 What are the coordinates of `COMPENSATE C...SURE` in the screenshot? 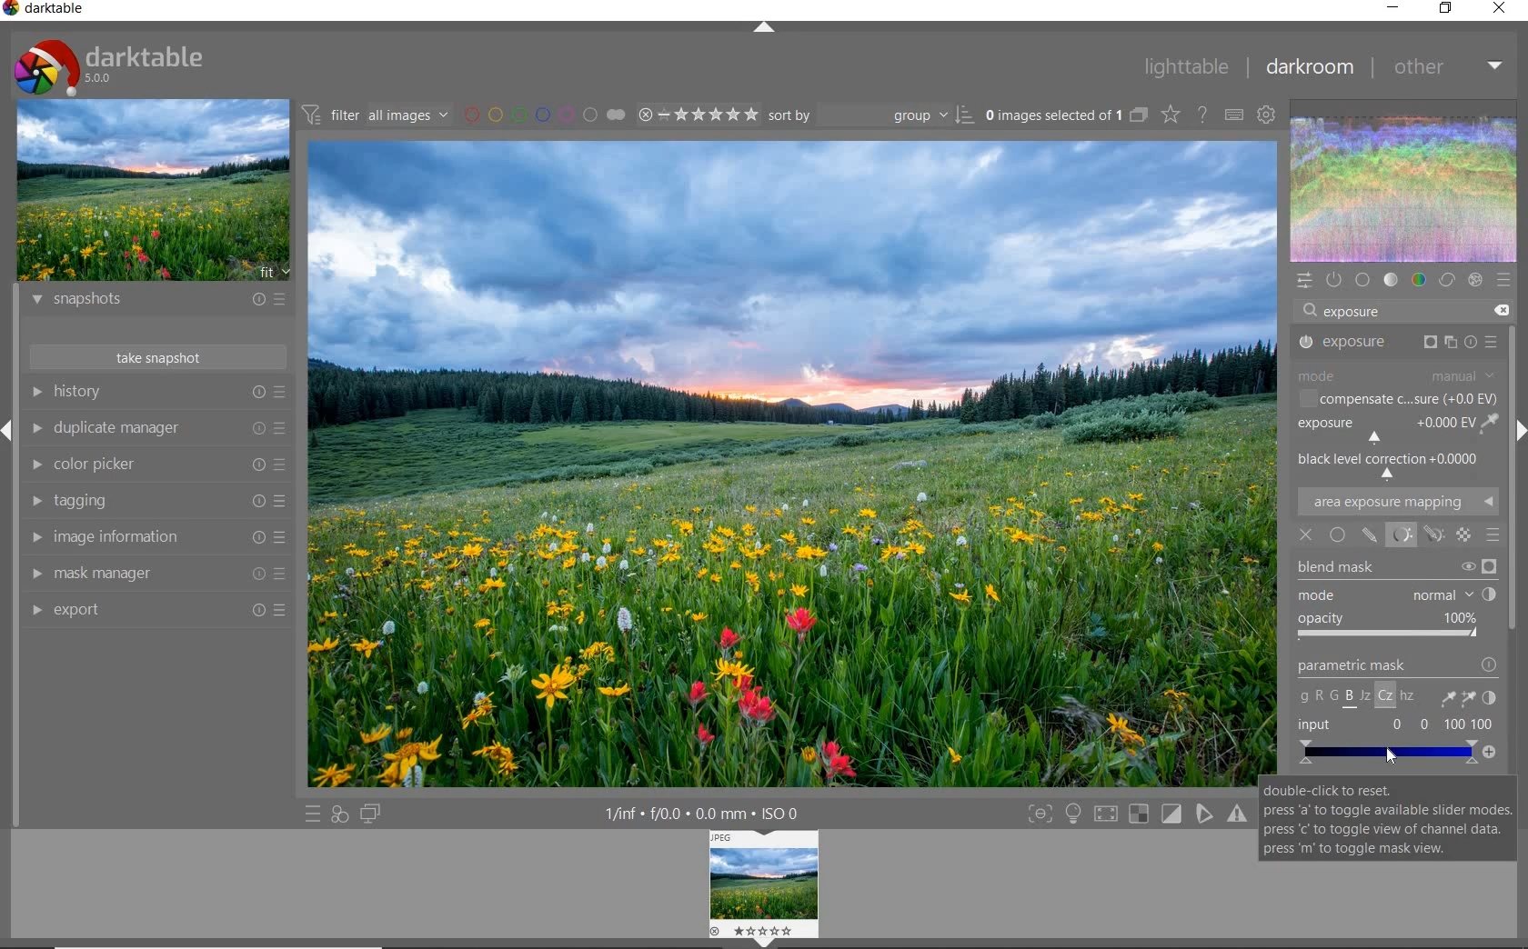 It's located at (1394, 399).